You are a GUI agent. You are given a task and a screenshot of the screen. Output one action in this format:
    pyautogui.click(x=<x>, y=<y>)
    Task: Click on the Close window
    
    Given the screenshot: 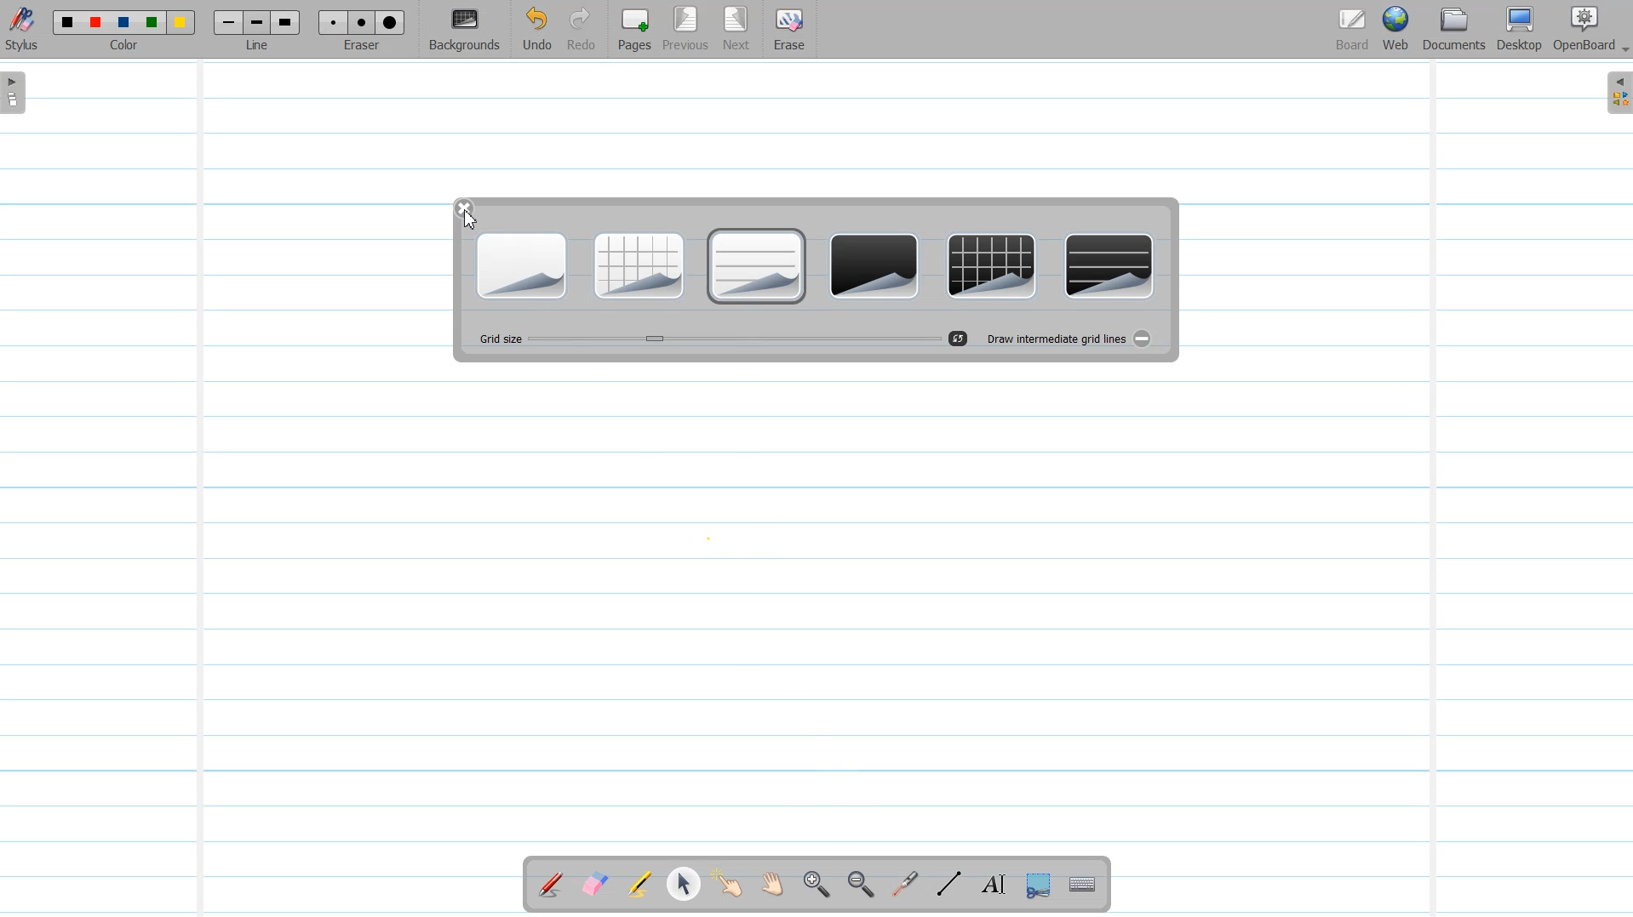 What is the action you would take?
    pyautogui.click(x=465, y=208)
    